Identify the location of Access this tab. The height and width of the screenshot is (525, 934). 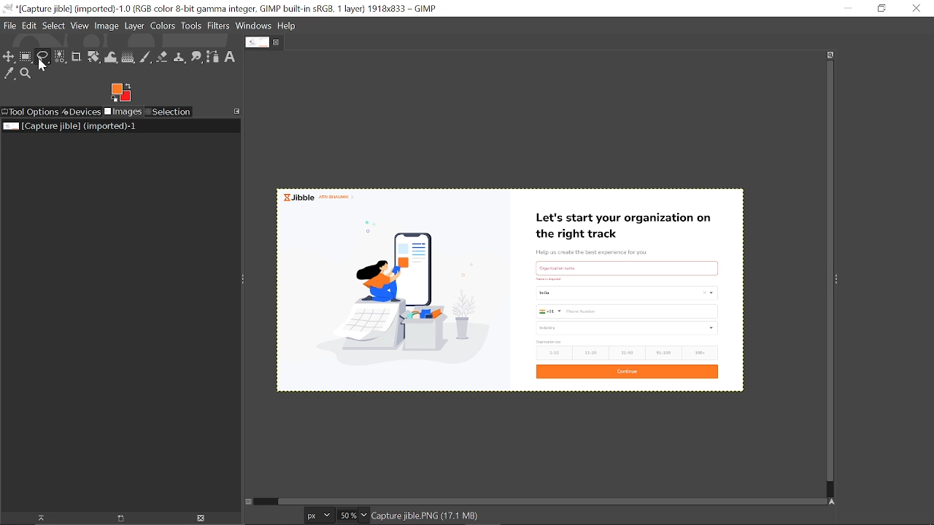
(238, 111).